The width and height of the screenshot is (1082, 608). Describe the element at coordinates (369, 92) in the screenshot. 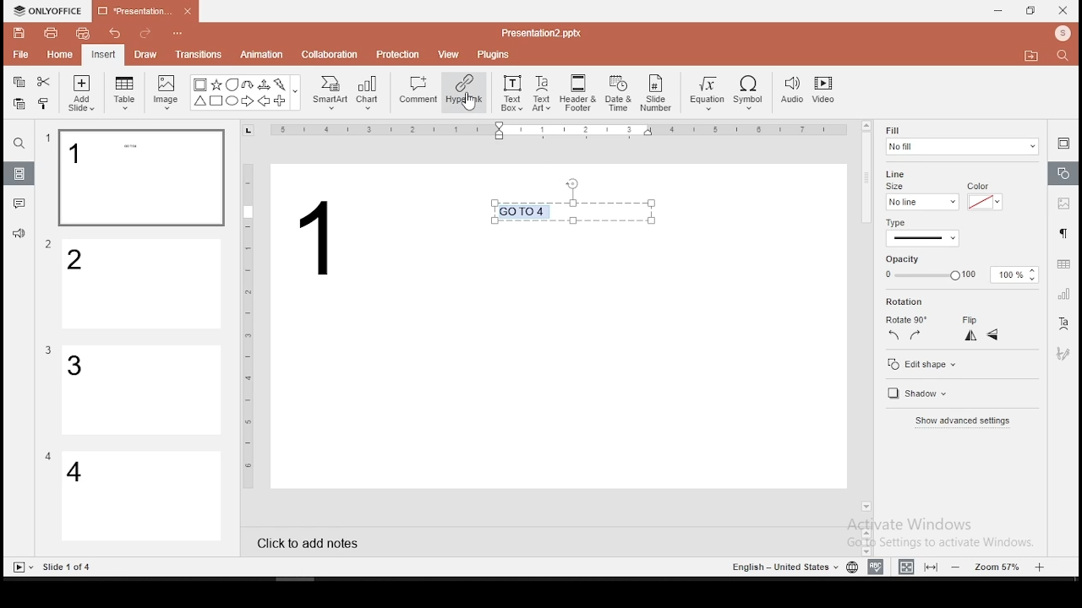

I see `chart` at that location.